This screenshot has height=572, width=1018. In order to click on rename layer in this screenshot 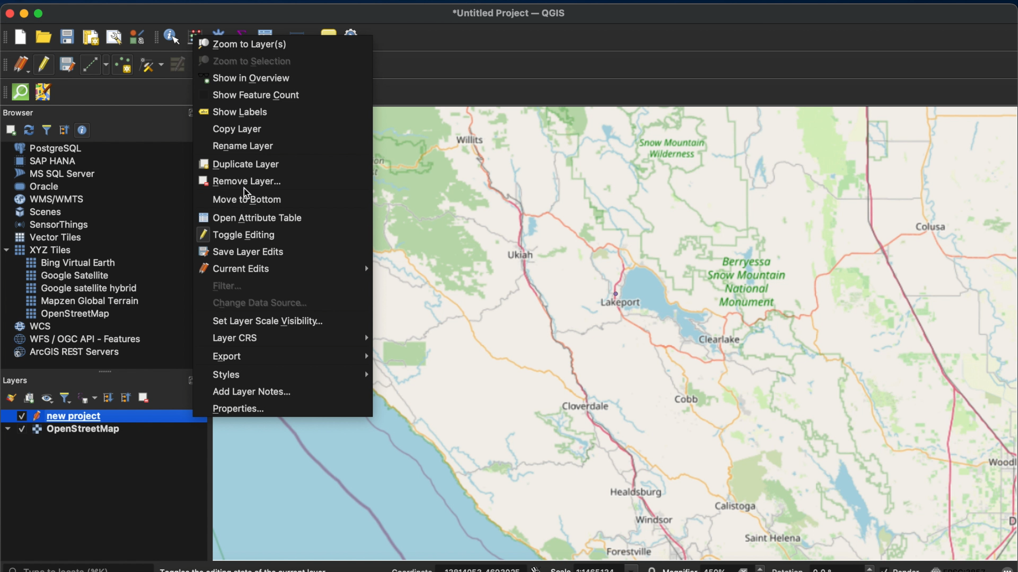, I will do `click(242, 146)`.